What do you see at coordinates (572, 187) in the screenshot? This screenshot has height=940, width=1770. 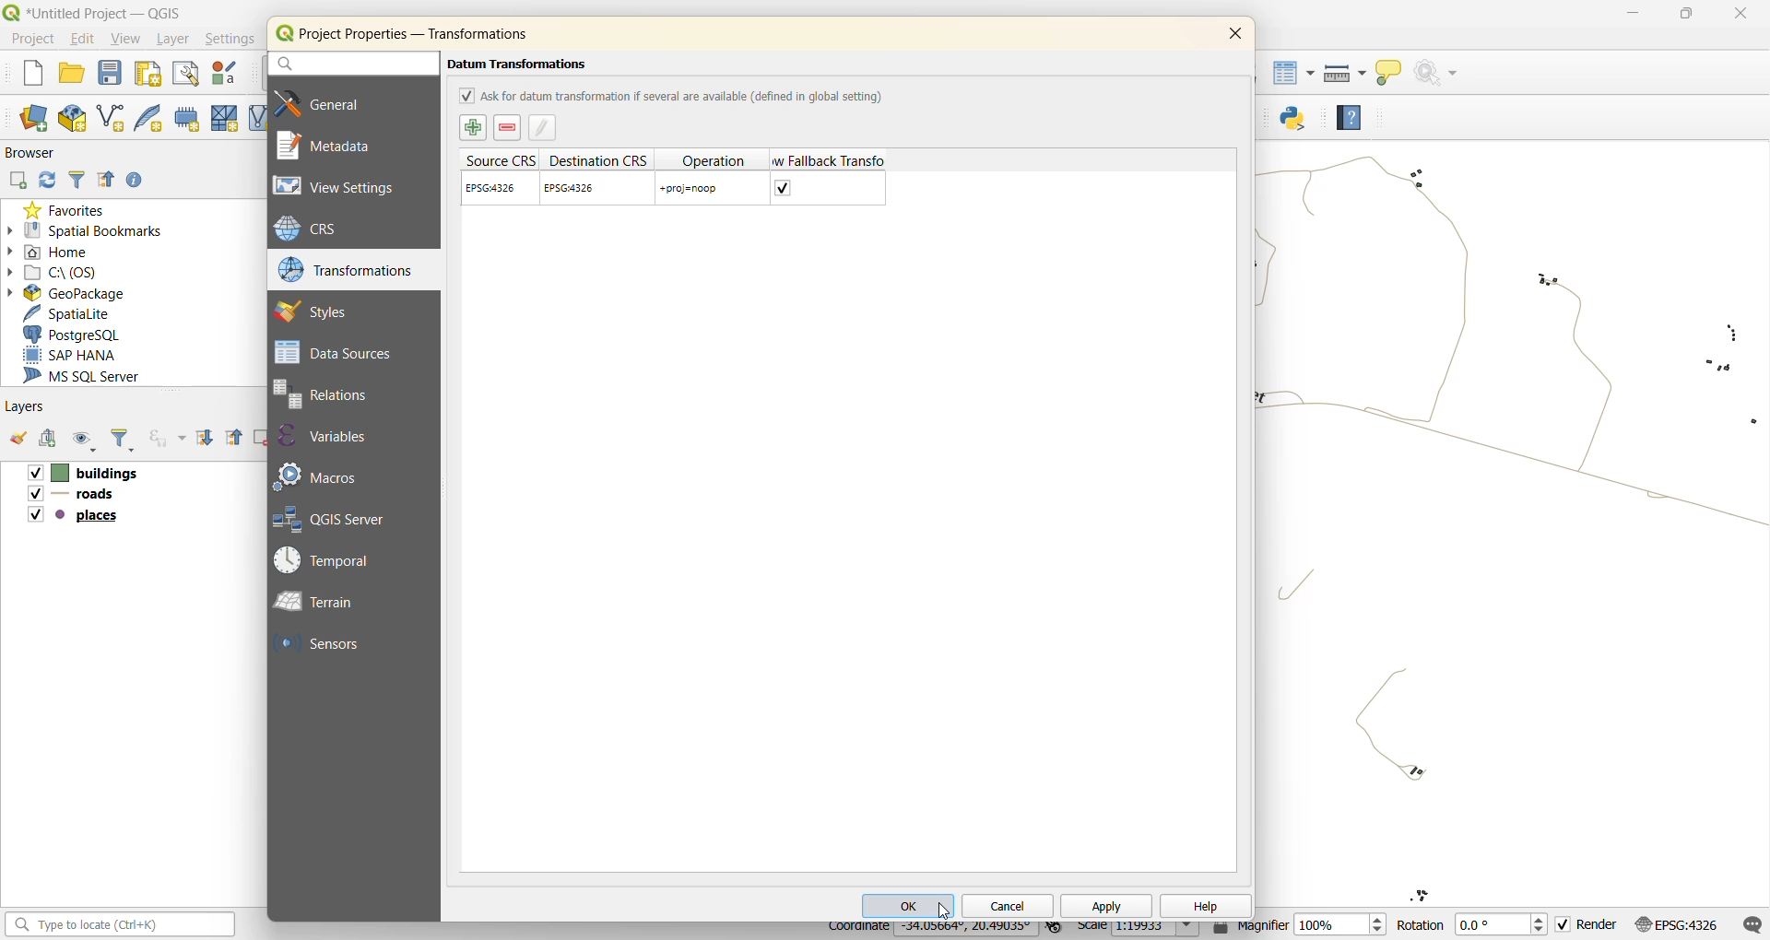 I see `destination CRS updated` at bounding box center [572, 187].